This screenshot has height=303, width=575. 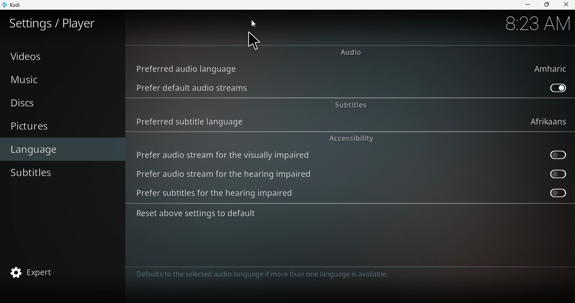 I want to click on Preferred subtitle language, so click(x=348, y=122).